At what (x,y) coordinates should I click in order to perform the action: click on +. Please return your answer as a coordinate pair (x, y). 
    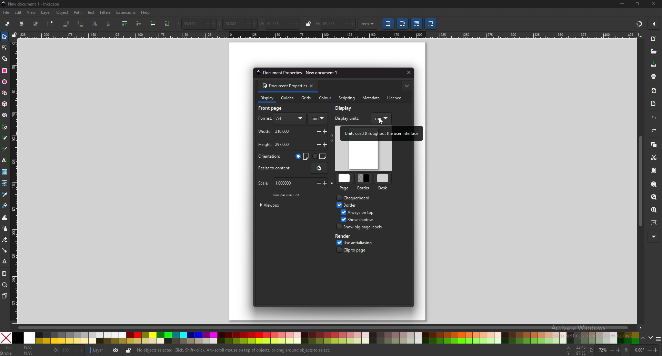
    Looking at the image, I should click on (657, 350).